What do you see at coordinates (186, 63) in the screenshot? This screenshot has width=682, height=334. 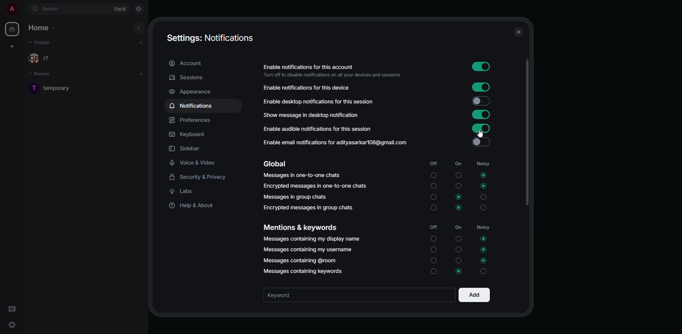 I see `account` at bounding box center [186, 63].